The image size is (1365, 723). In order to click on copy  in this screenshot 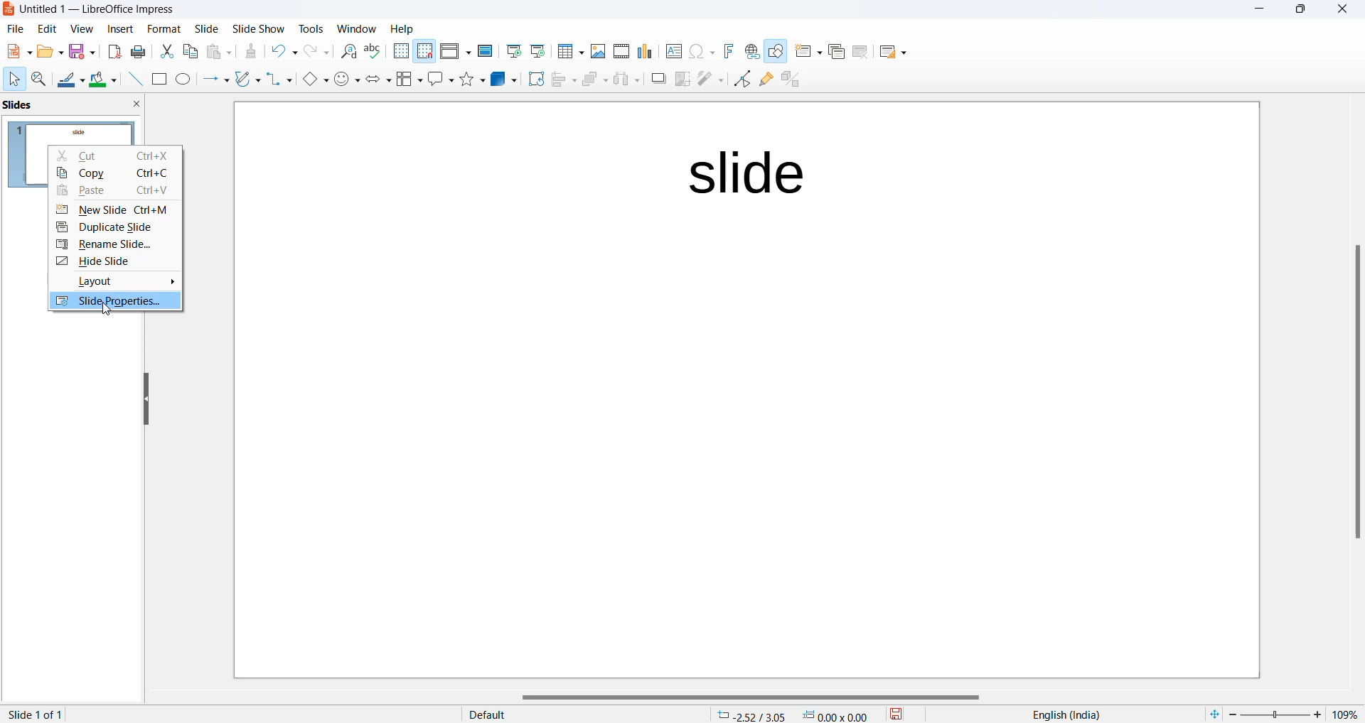, I will do `click(117, 175)`.